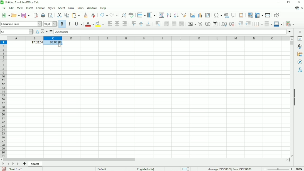 This screenshot has width=304, height=171. I want to click on Paste, so click(75, 15).